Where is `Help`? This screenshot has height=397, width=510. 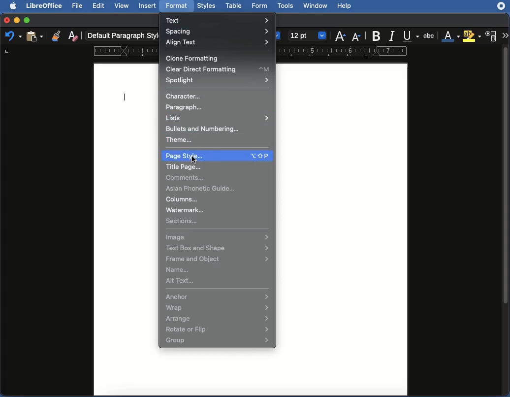
Help is located at coordinates (351, 5).